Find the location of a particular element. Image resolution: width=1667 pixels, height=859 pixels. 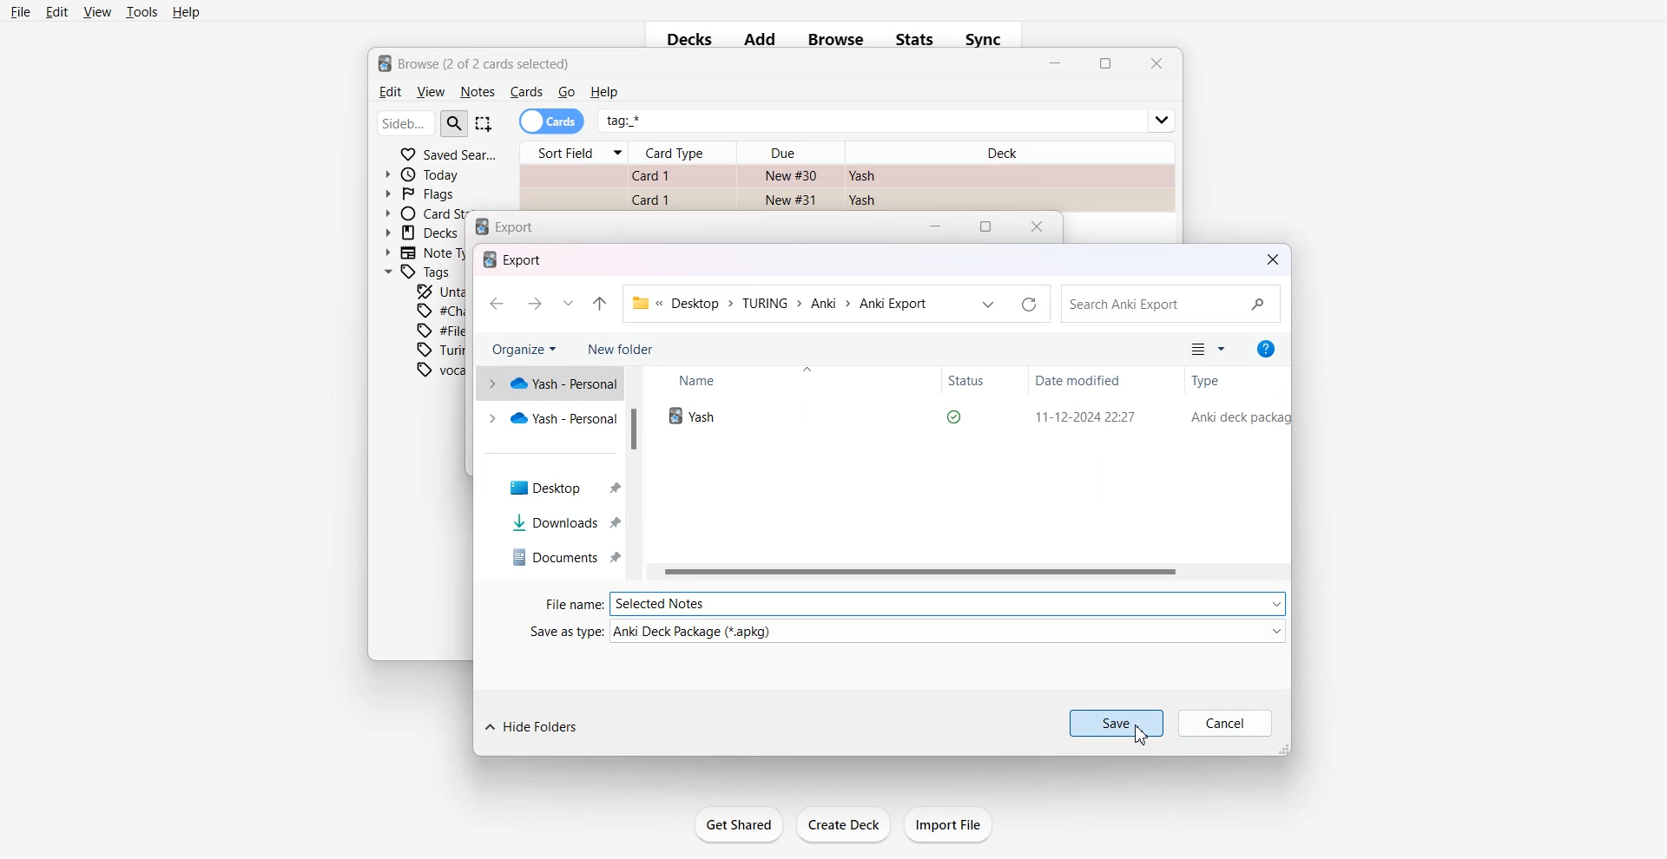

Minimize is located at coordinates (1056, 65).